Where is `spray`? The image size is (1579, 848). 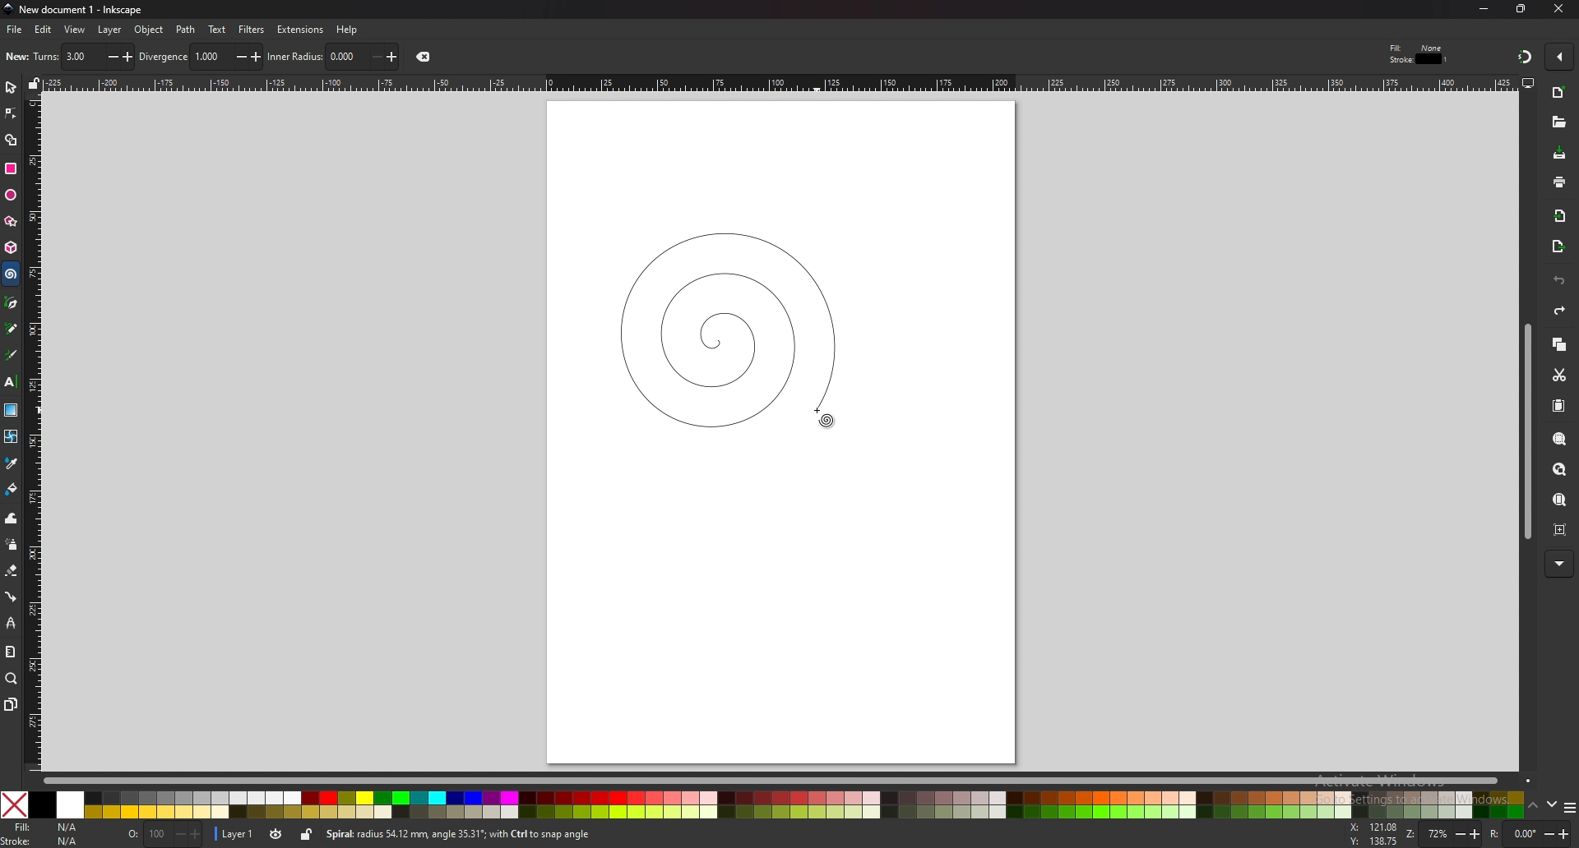
spray is located at coordinates (12, 546).